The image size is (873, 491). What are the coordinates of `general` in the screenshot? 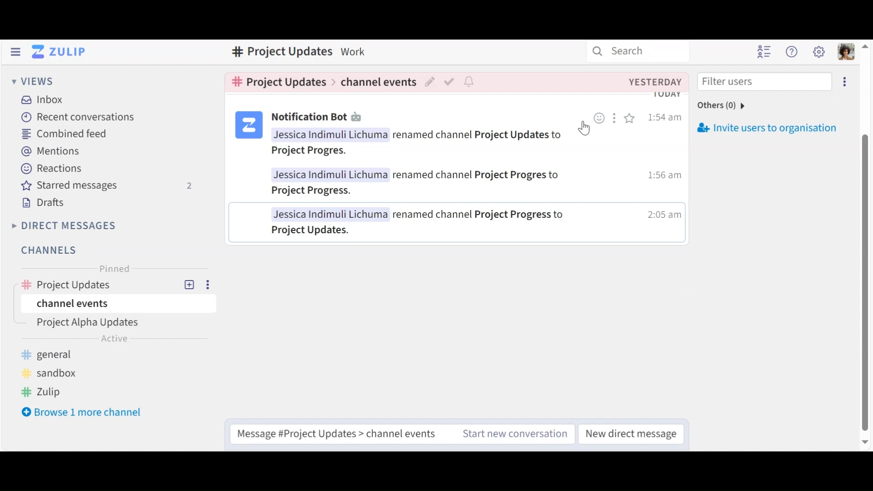 It's located at (52, 355).